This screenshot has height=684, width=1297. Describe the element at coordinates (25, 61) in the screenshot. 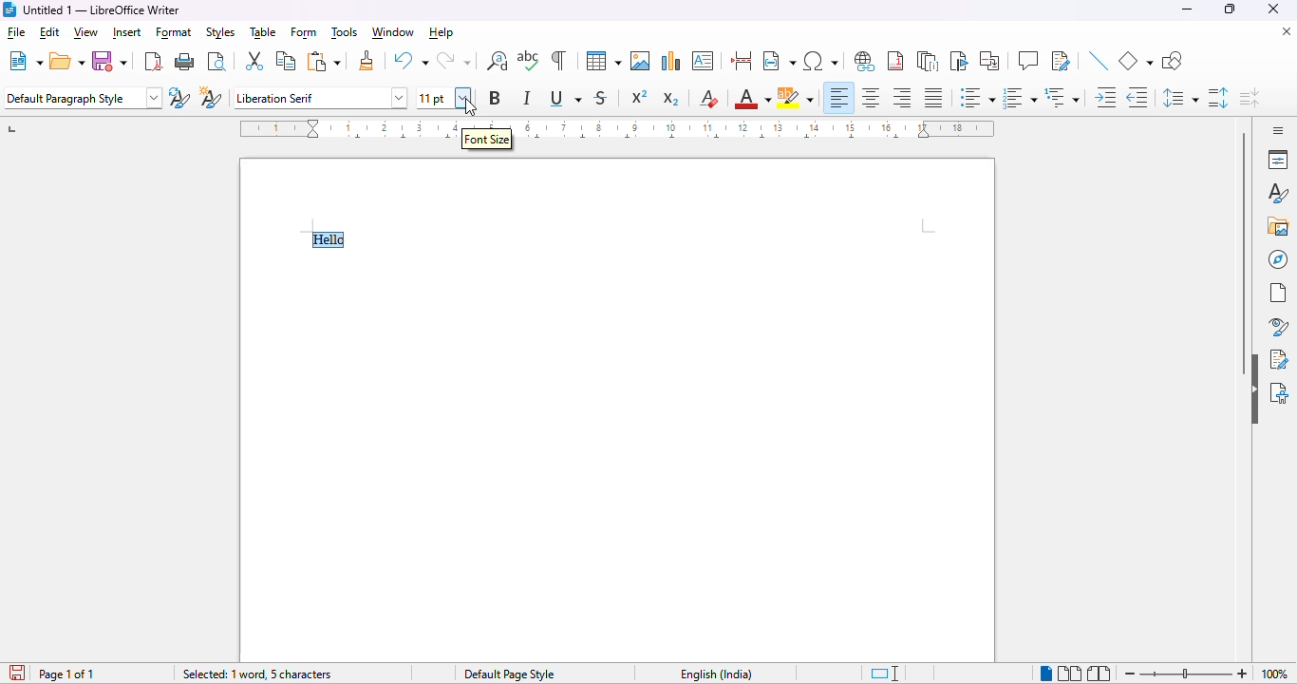

I see `new` at that location.